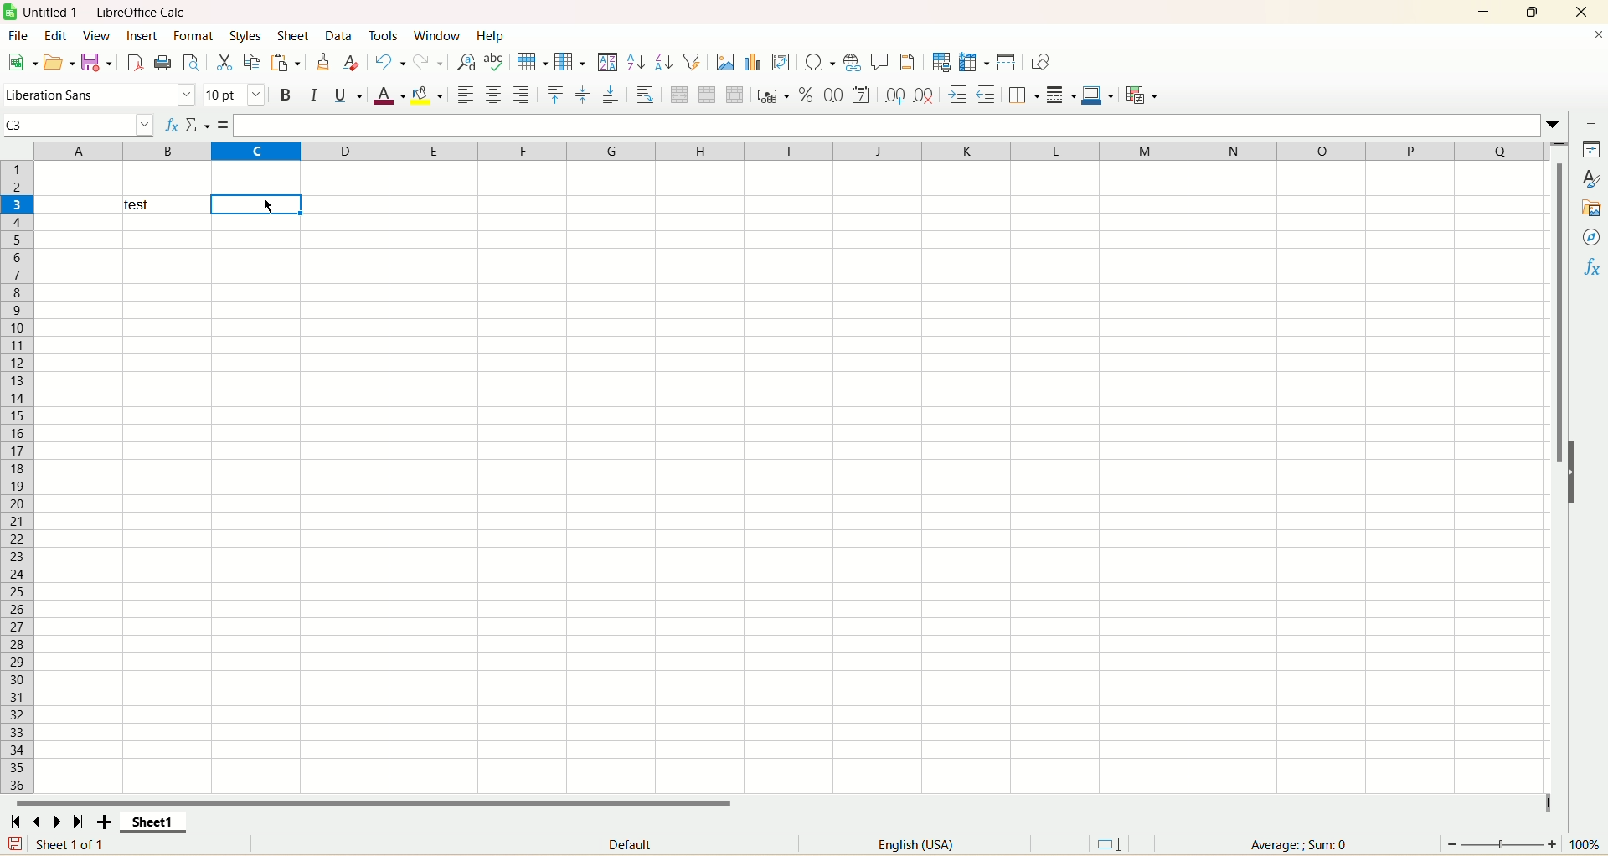 The height and width of the screenshot is (856, 1608). Describe the element at coordinates (193, 35) in the screenshot. I see `format` at that location.